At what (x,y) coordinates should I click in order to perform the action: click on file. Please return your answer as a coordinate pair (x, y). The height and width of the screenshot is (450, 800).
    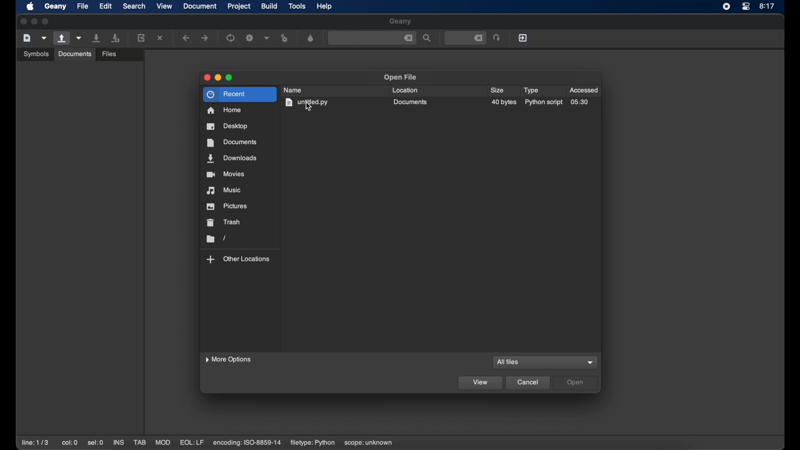
    Looking at the image, I should click on (82, 6).